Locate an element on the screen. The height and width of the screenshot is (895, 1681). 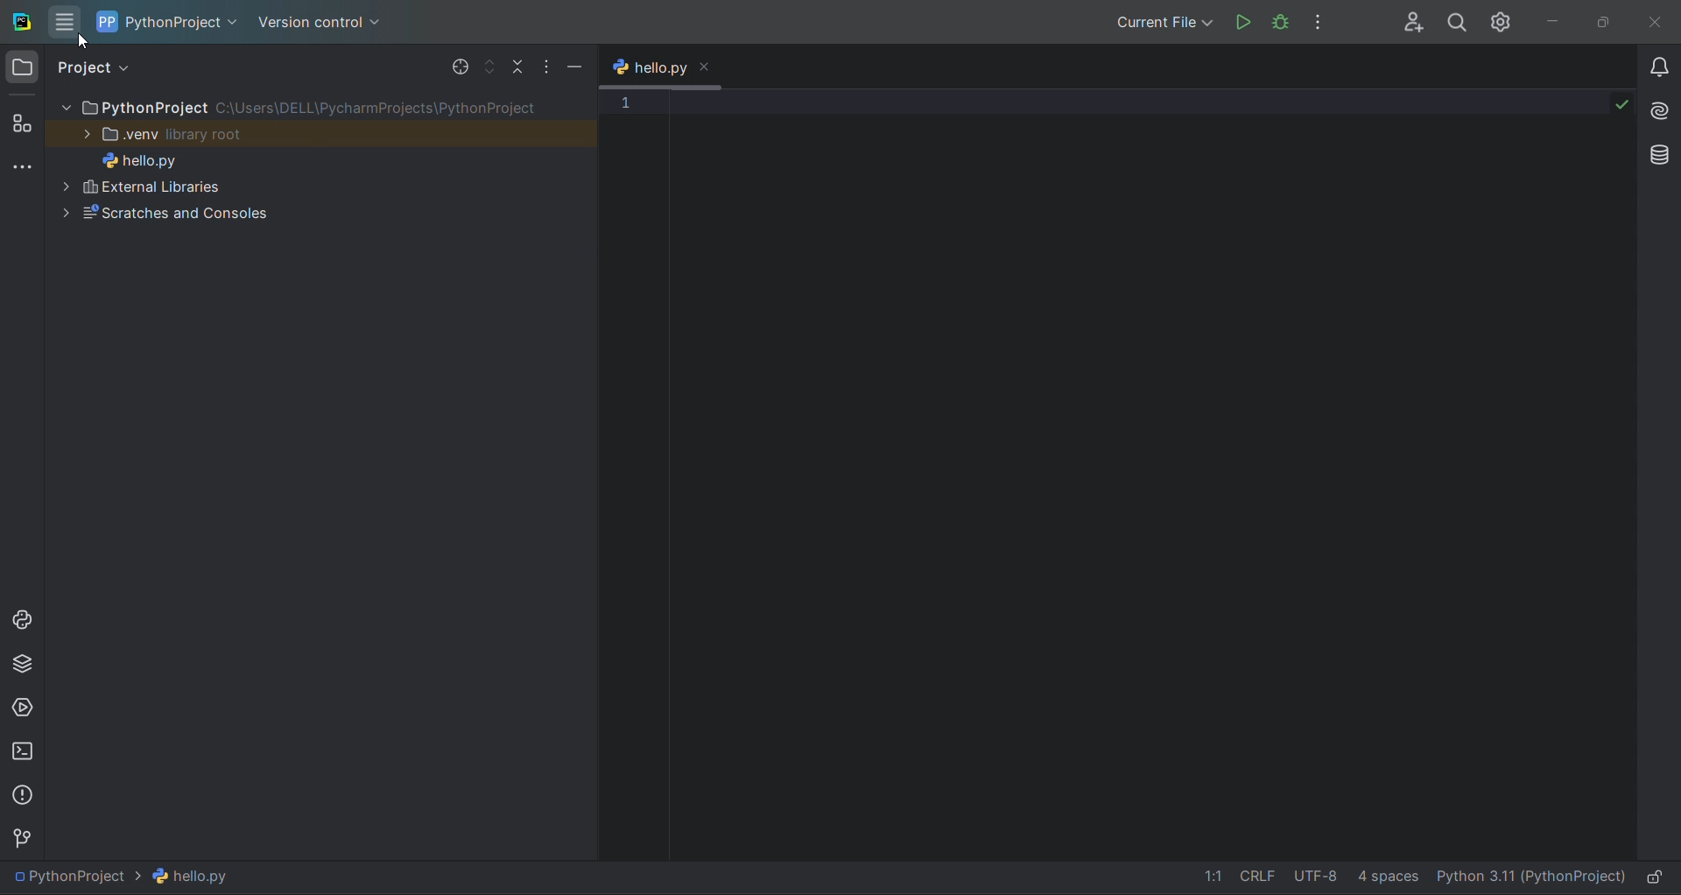
project view is located at coordinates (110, 67).